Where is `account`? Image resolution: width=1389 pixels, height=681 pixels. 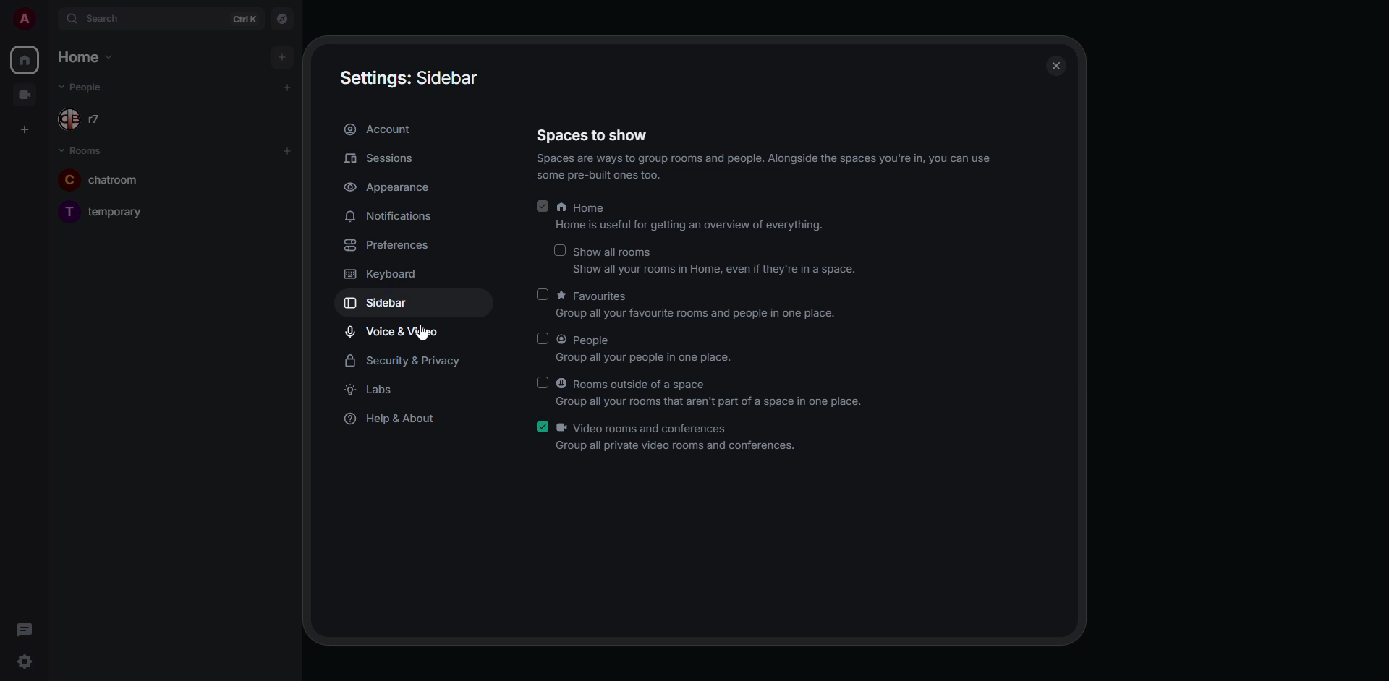
account is located at coordinates (385, 130).